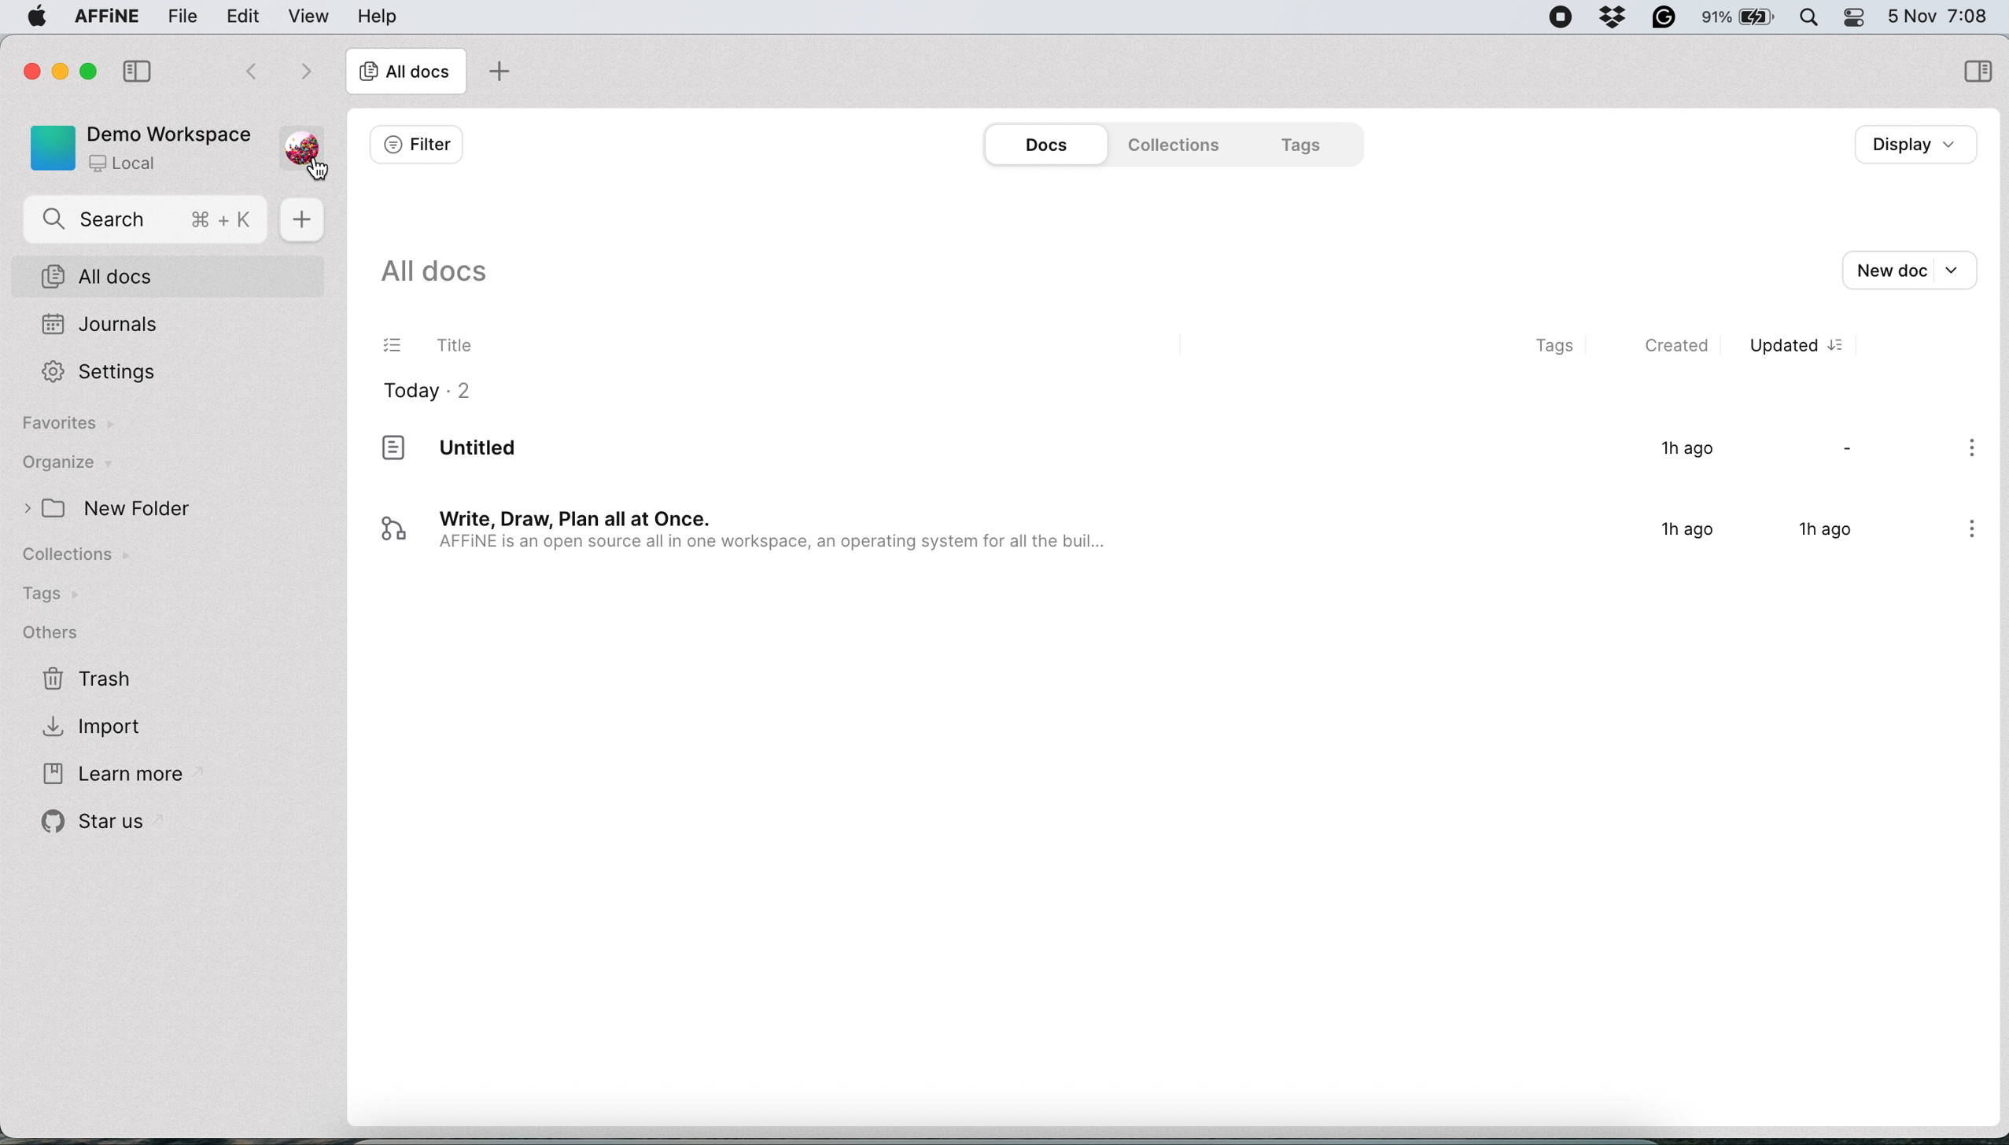 The image size is (2009, 1145). I want to click on control center, so click(1860, 20).